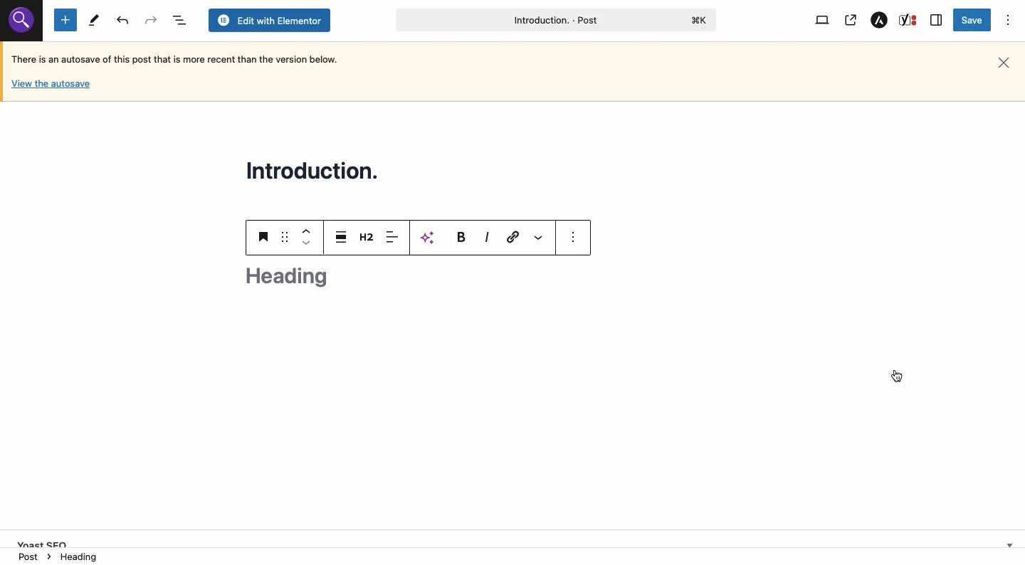  What do you see at coordinates (51, 86) in the screenshot?
I see `View autosave` at bounding box center [51, 86].